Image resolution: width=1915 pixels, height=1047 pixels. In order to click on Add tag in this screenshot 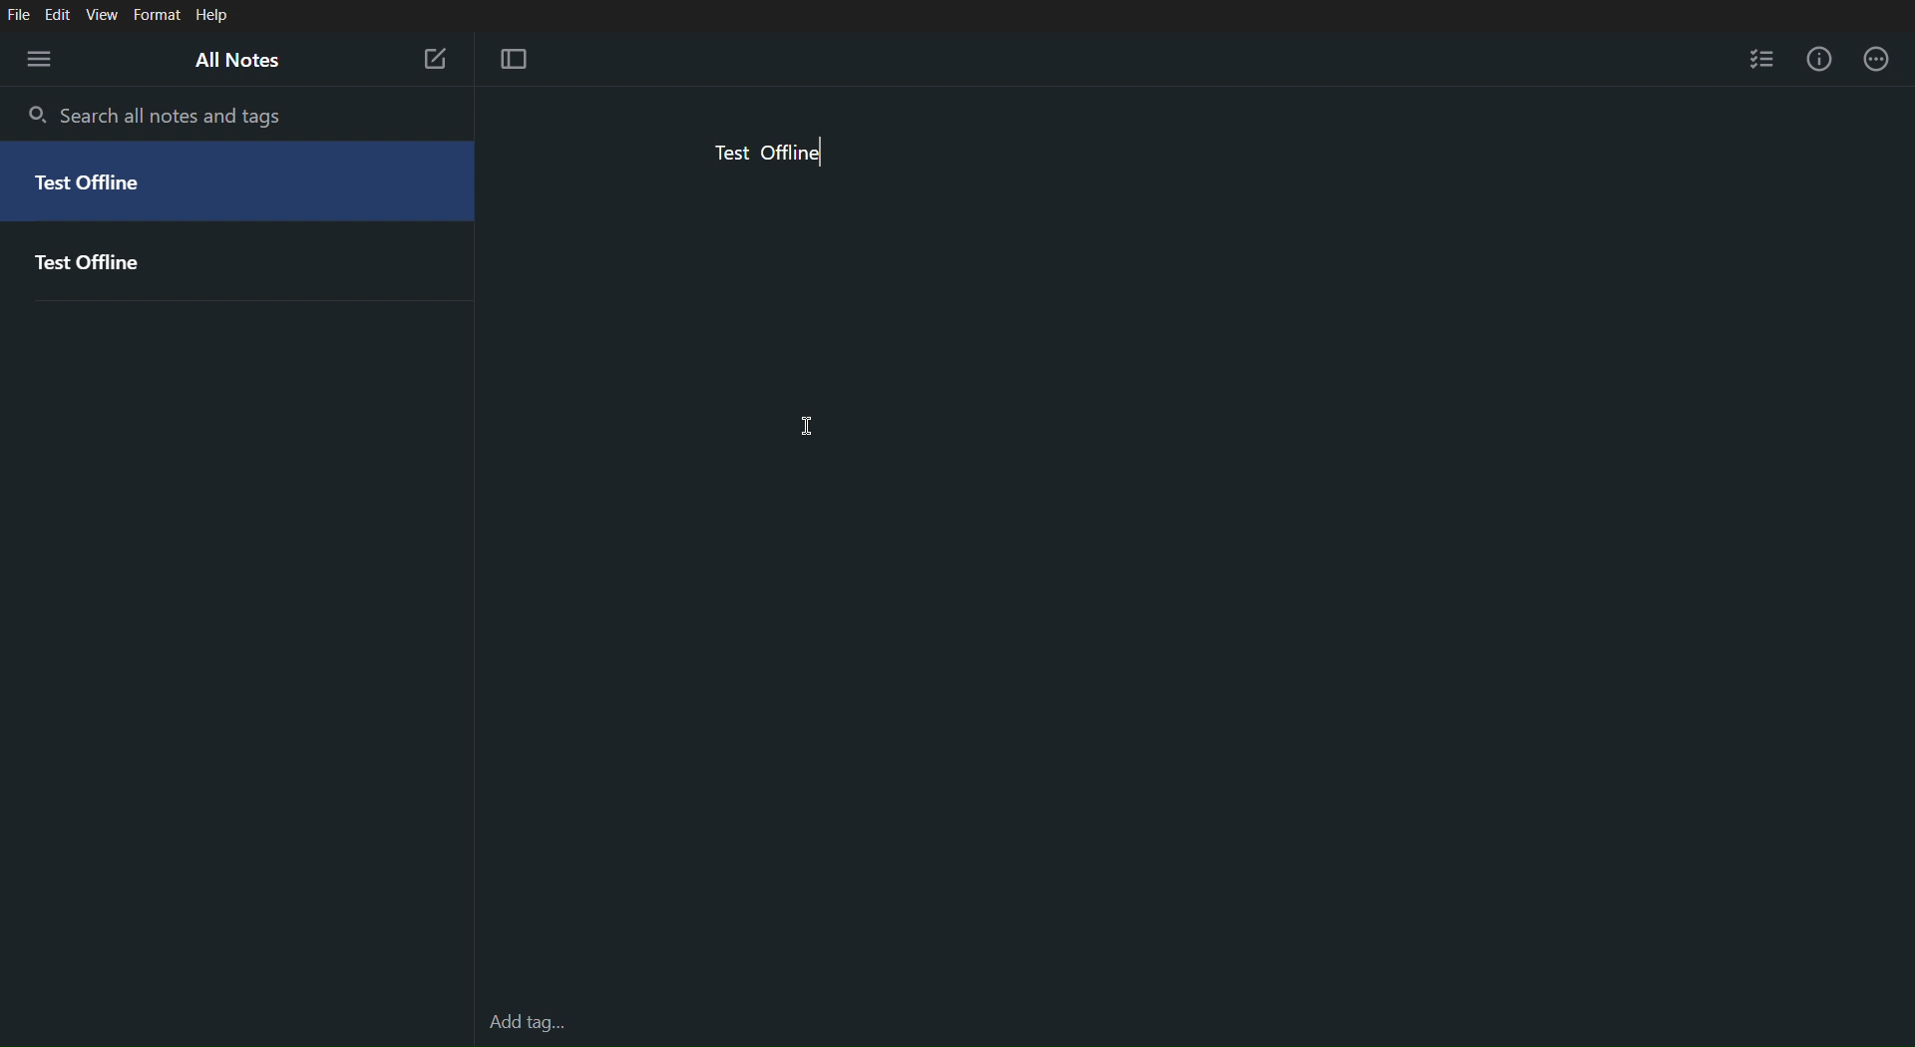, I will do `click(523, 1022)`.